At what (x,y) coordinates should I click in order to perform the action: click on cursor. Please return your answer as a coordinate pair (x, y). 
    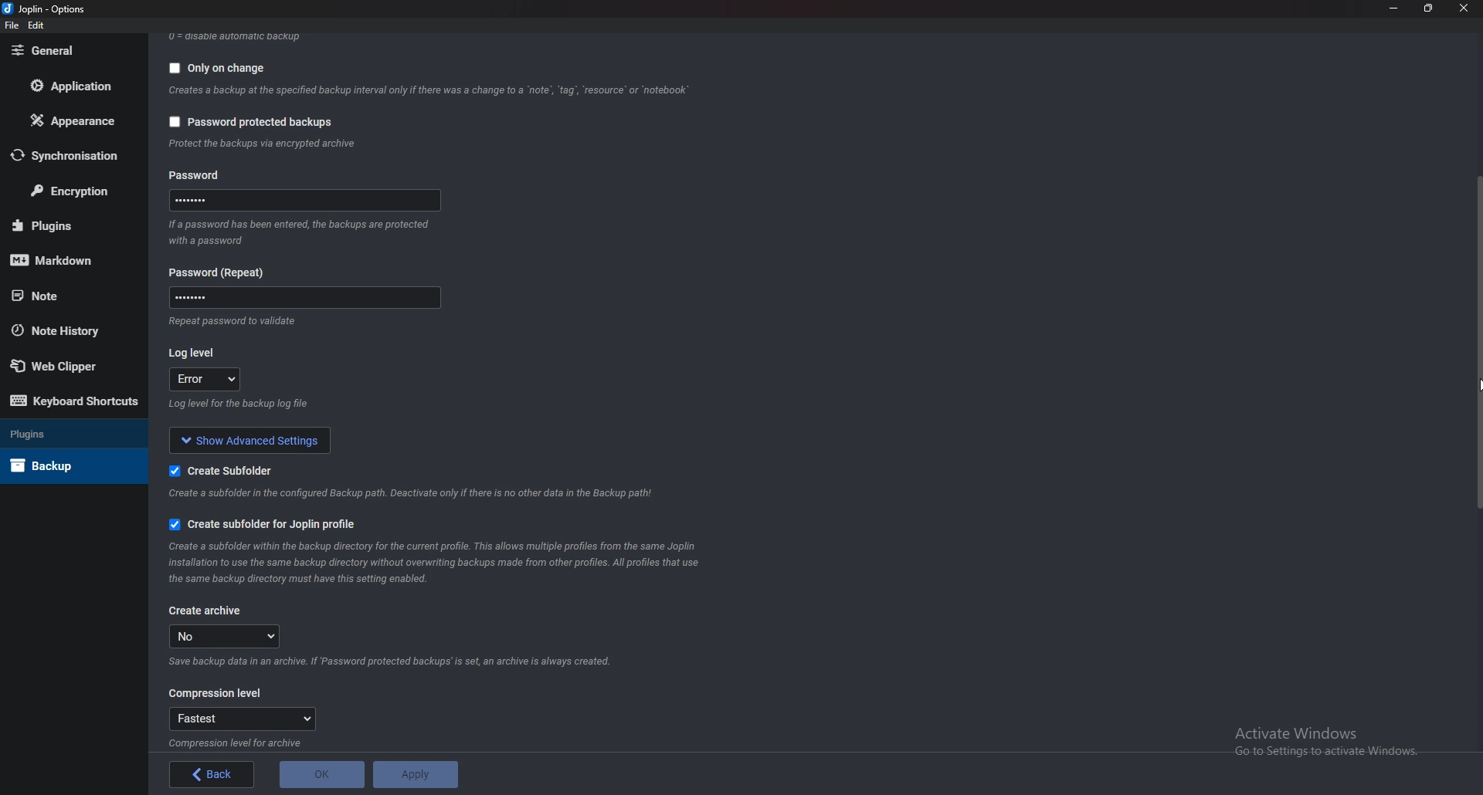
    Looking at the image, I should click on (1478, 384).